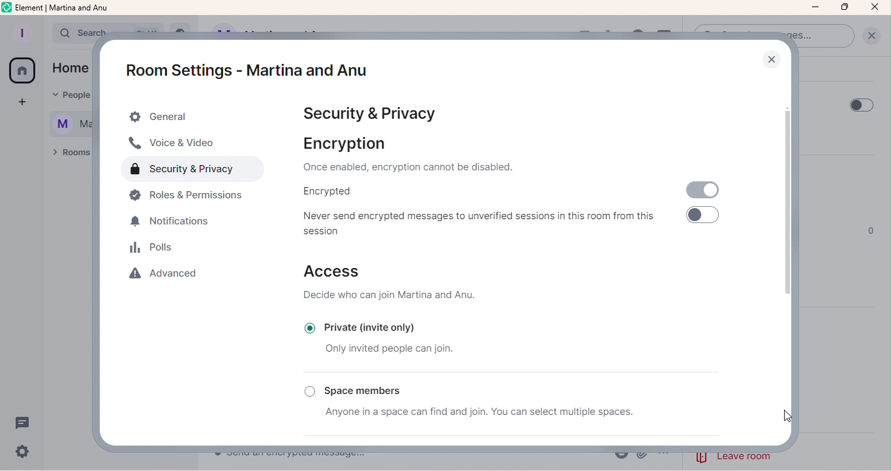 This screenshot has width=891, height=471. Describe the element at coordinates (365, 112) in the screenshot. I see `Security and privacy` at that location.